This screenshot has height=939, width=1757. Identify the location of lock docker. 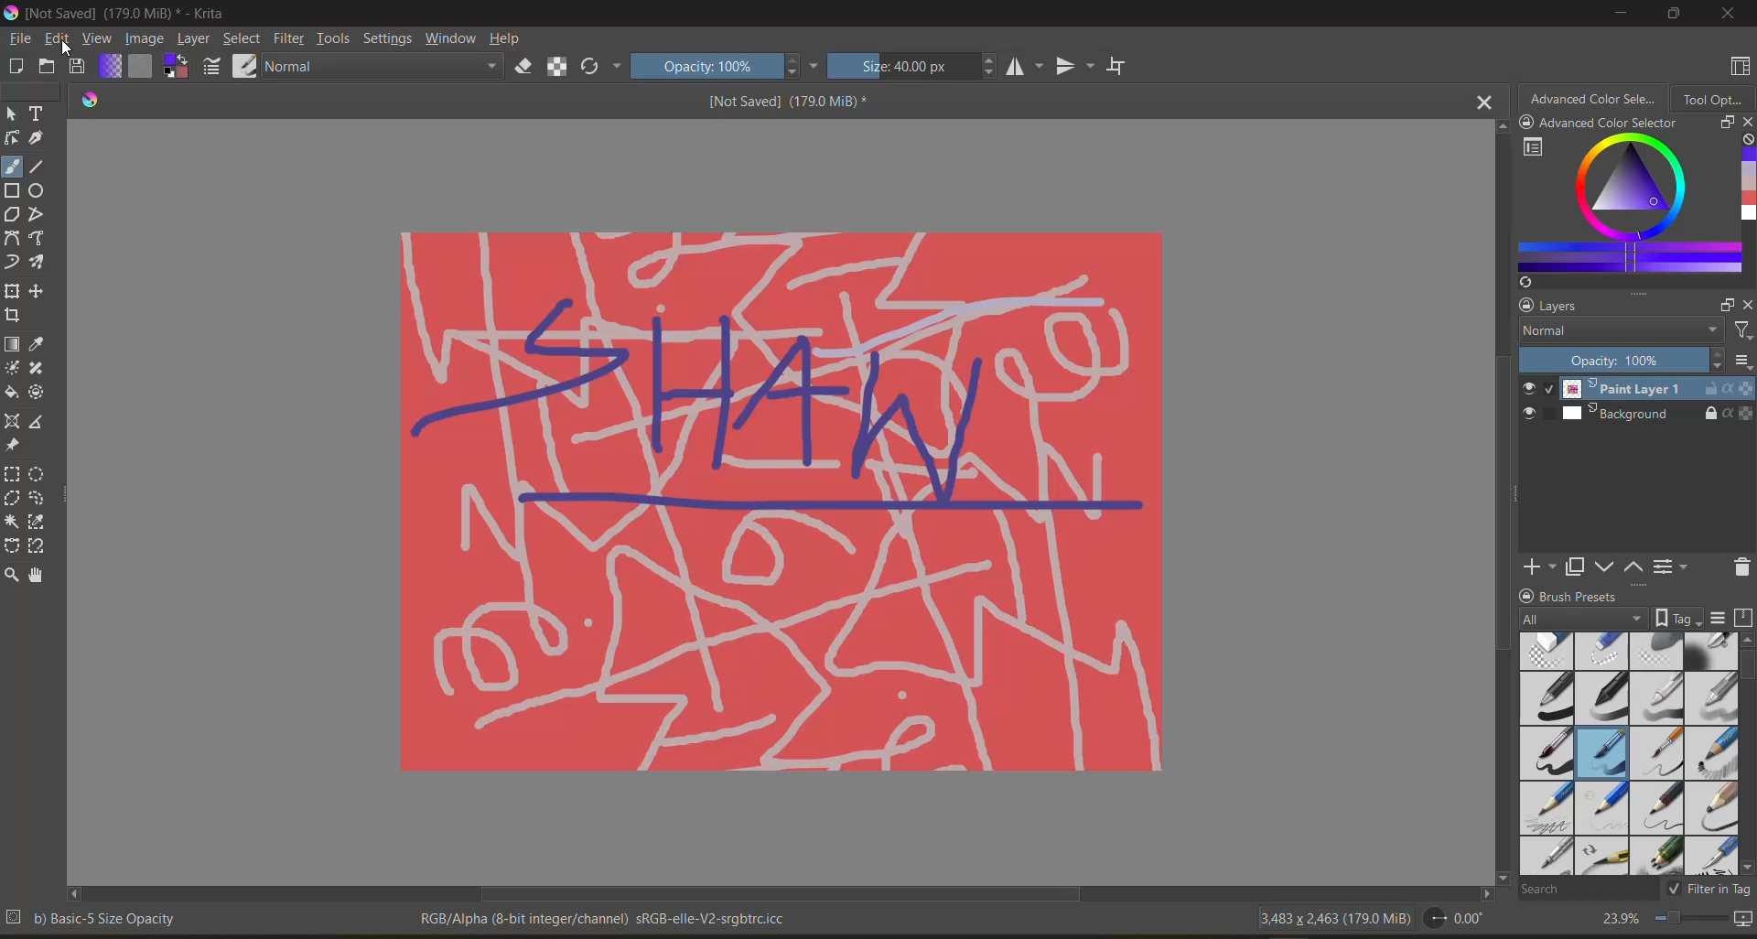
(1526, 308).